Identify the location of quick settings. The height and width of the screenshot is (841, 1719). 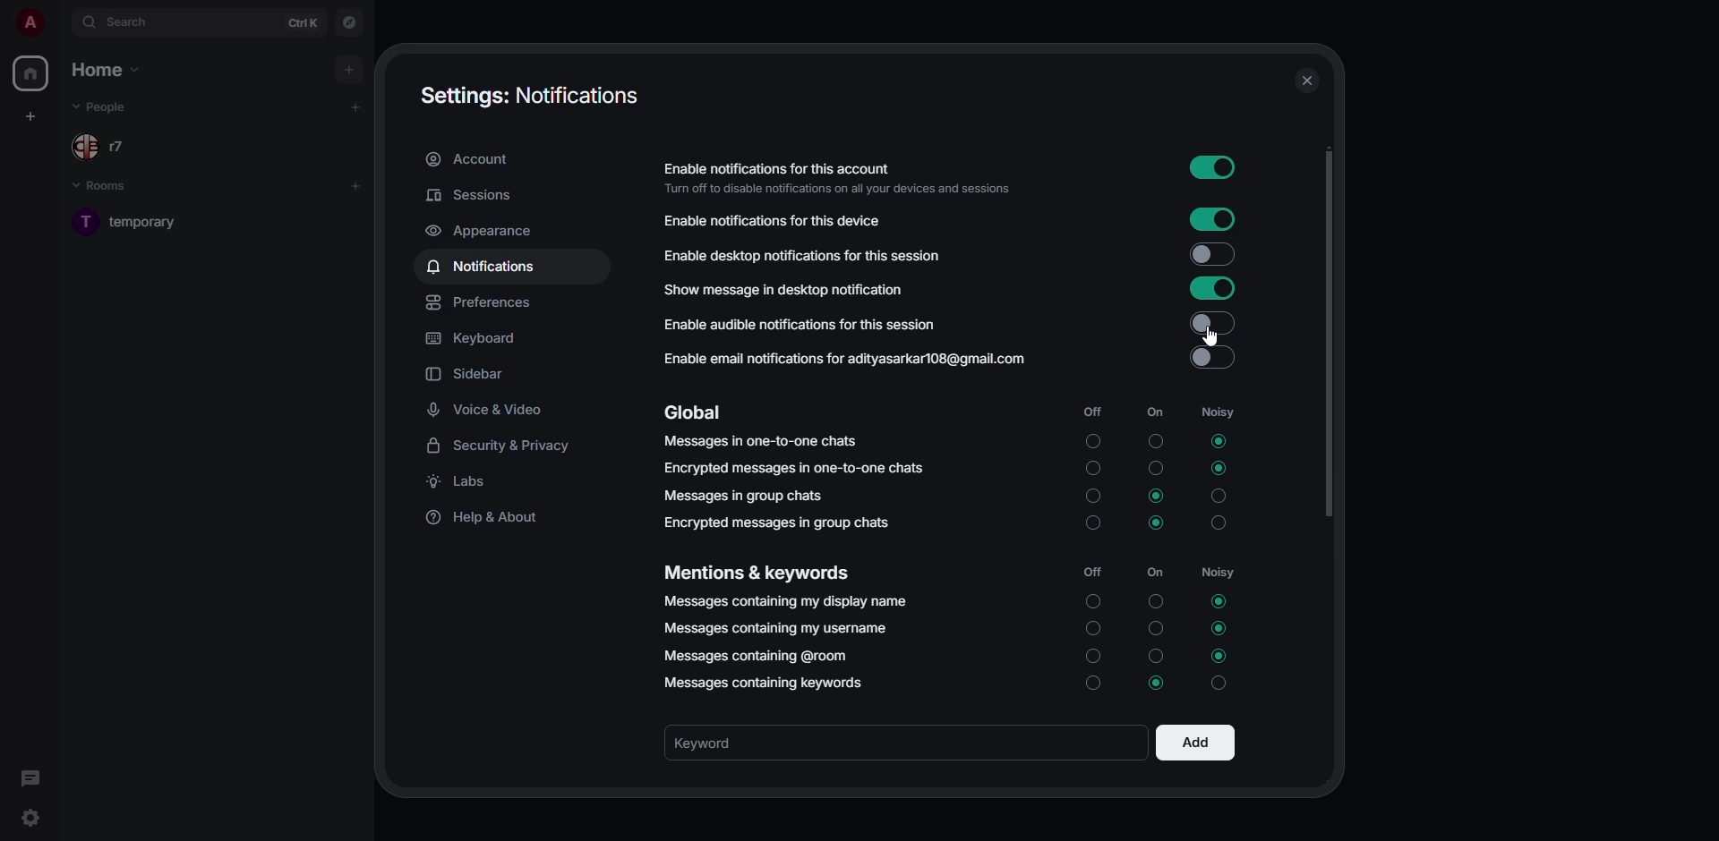
(30, 813).